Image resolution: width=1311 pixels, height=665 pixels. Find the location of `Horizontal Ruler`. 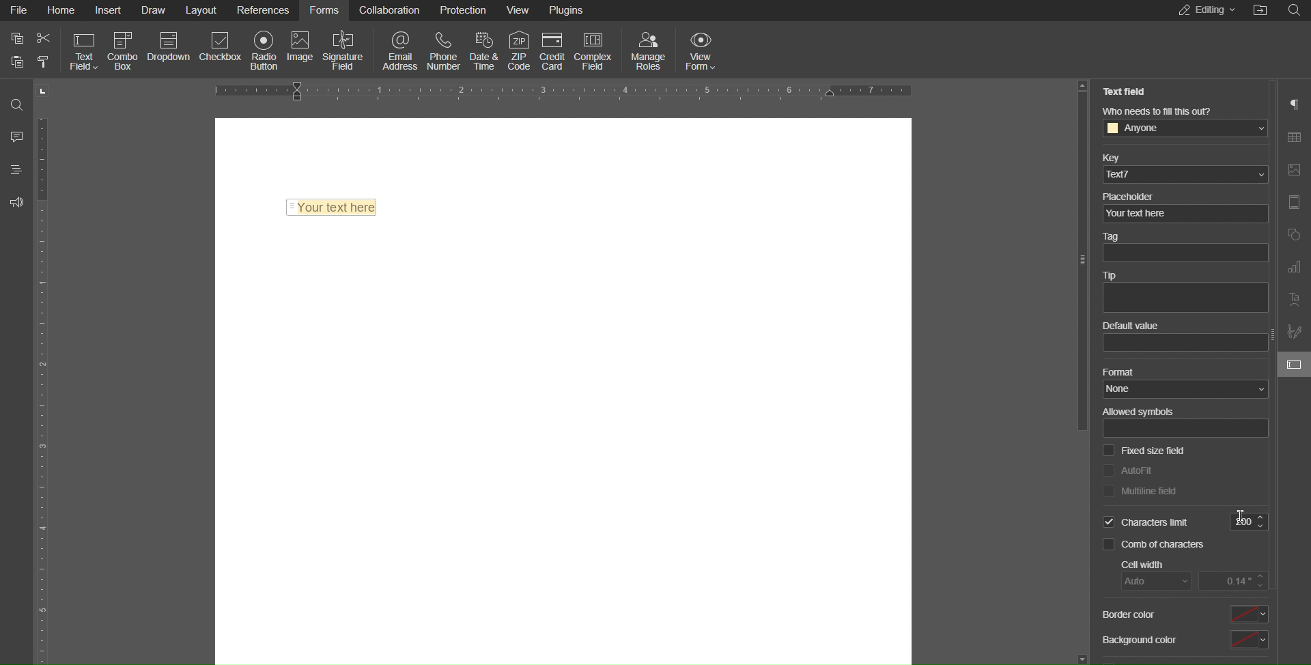

Horizontal Ruler is located at coordinates (566, 89).